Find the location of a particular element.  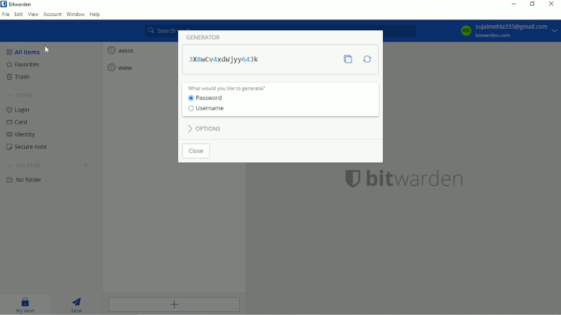

Trash is located at coordinates (21, 77).